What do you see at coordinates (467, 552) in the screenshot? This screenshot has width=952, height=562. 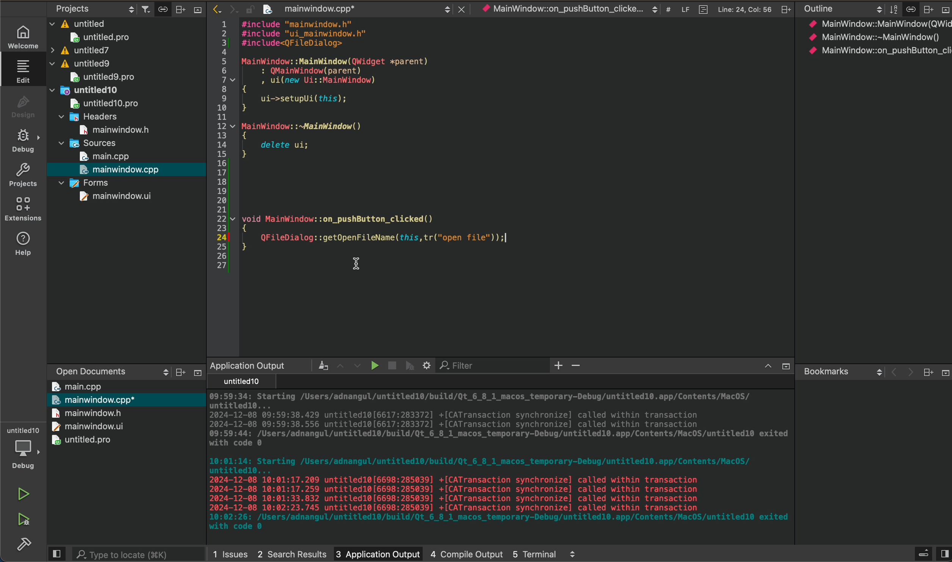 I see `4 Compile output` at bounding box center [467, 552].